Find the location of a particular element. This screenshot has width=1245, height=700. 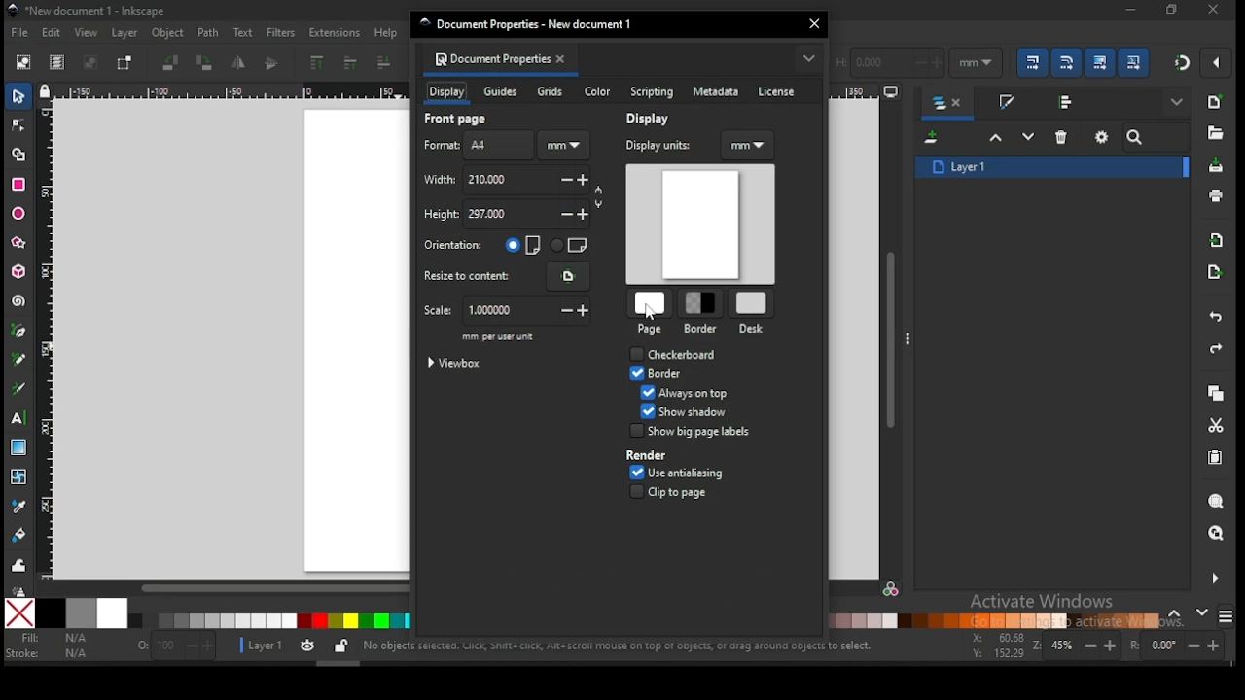

black is located at coordinates (51, 613).